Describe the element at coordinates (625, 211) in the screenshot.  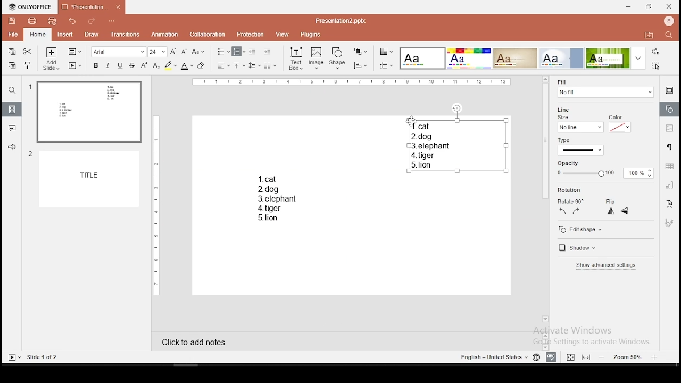
I see `flip horizontal` at that location.